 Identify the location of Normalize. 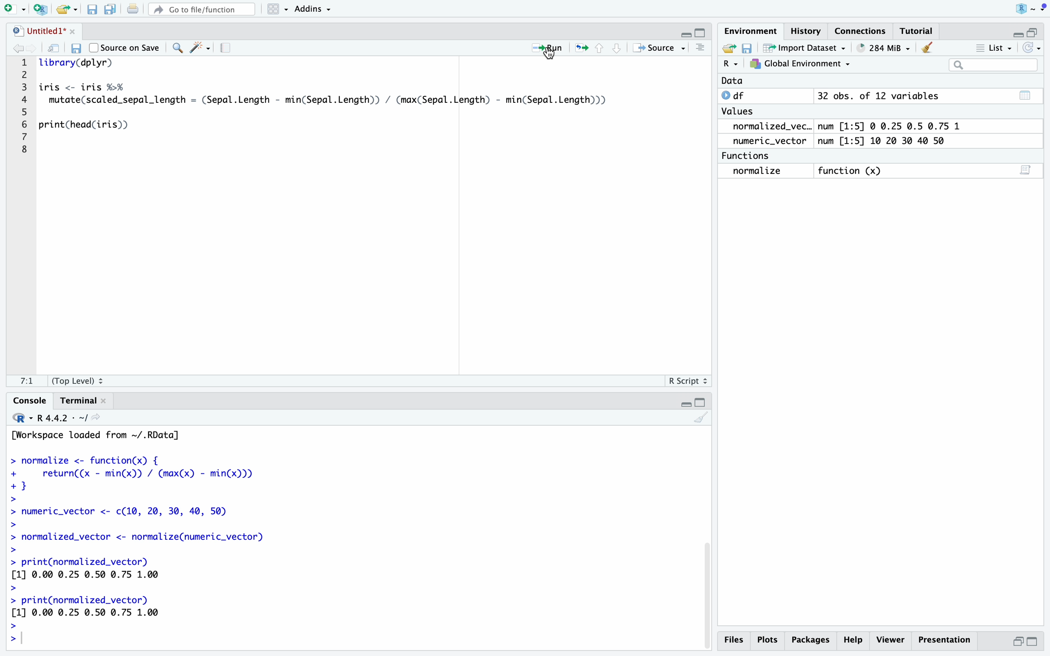
(758, 171).